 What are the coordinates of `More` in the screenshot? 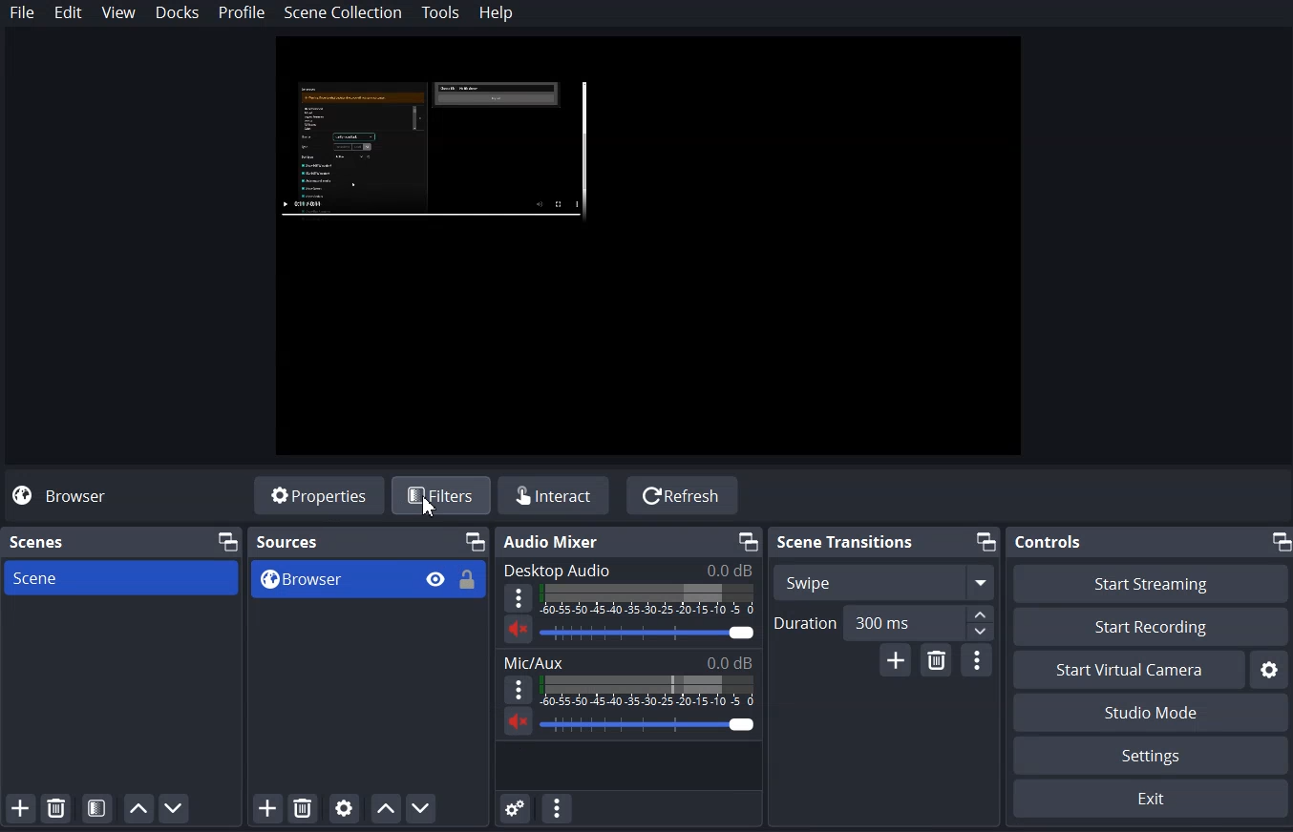 It's located at (519, 597).